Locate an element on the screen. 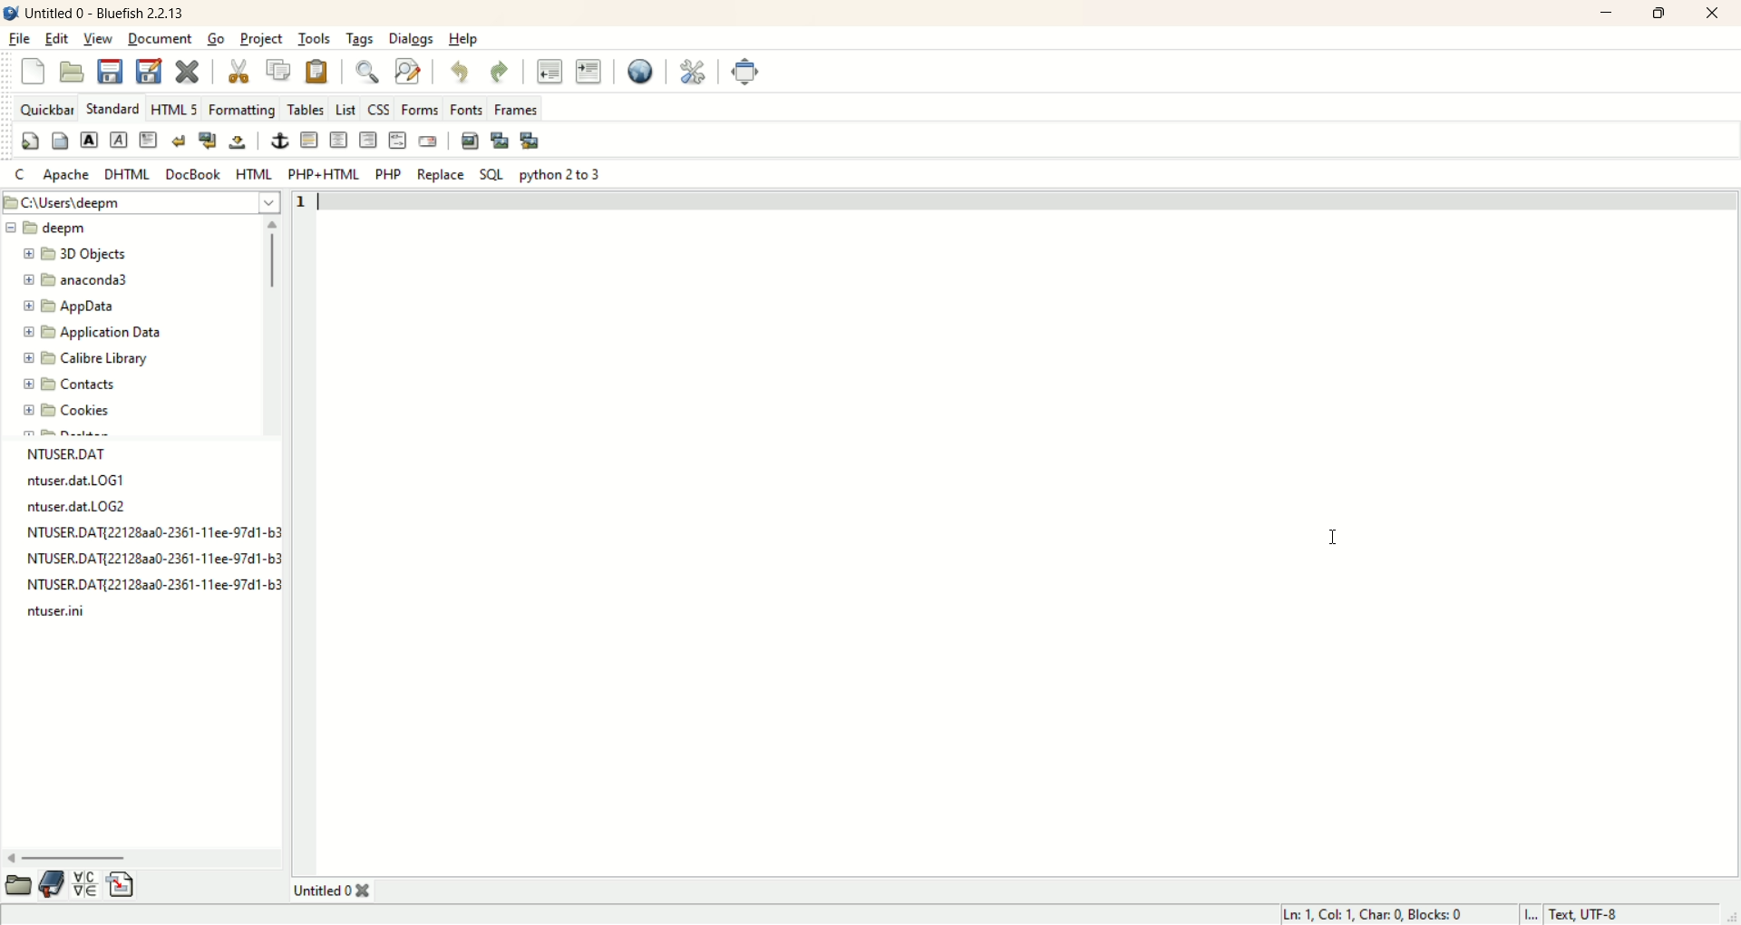  PHP is located at coordinates (388, 174).